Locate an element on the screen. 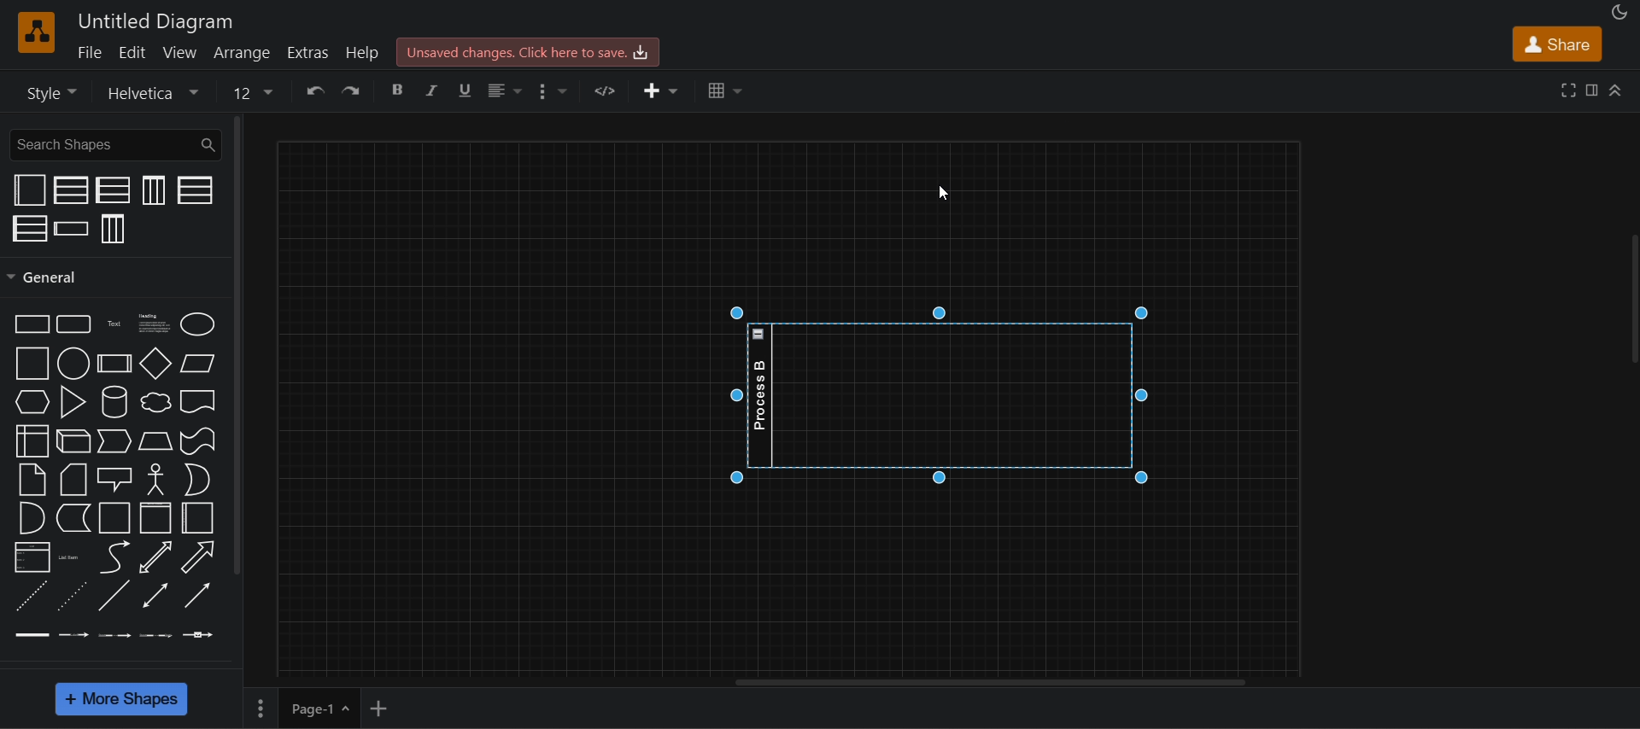 The height and width of the screenshot is (729, 1640). card is located at coordinates (73, 479).